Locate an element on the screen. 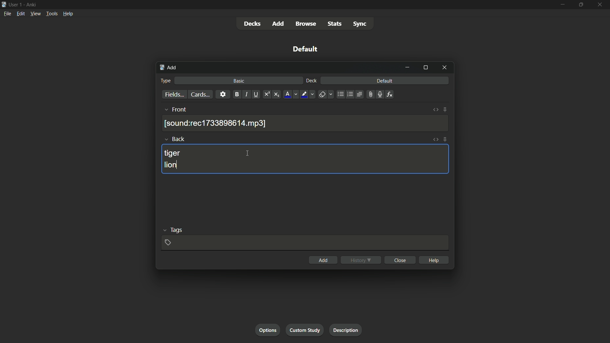 This screenshot has width=610, height=343. close is located at coordinates (400, 260).